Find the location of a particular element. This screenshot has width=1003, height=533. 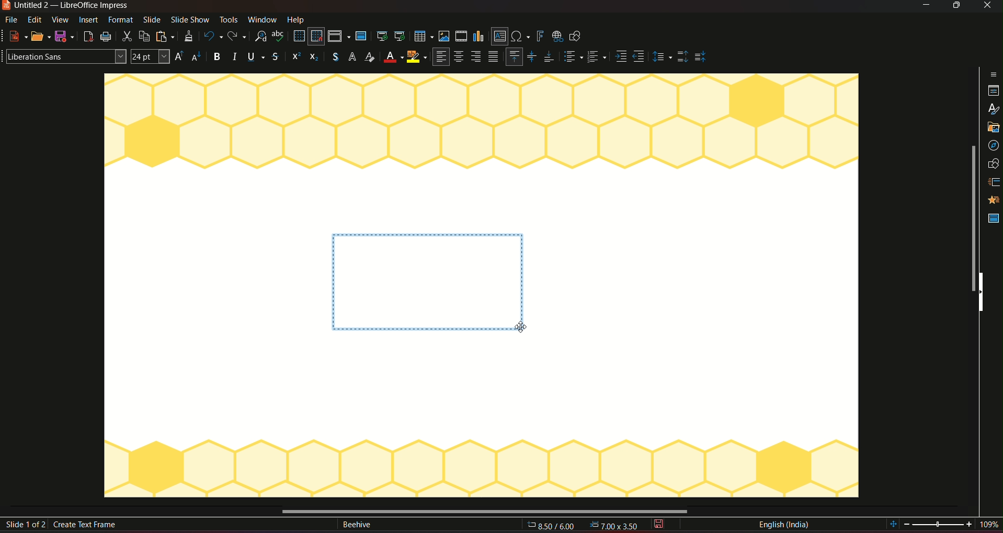

Untitled 2 — LibreOffice Impress is located at coordinates (66, 6).